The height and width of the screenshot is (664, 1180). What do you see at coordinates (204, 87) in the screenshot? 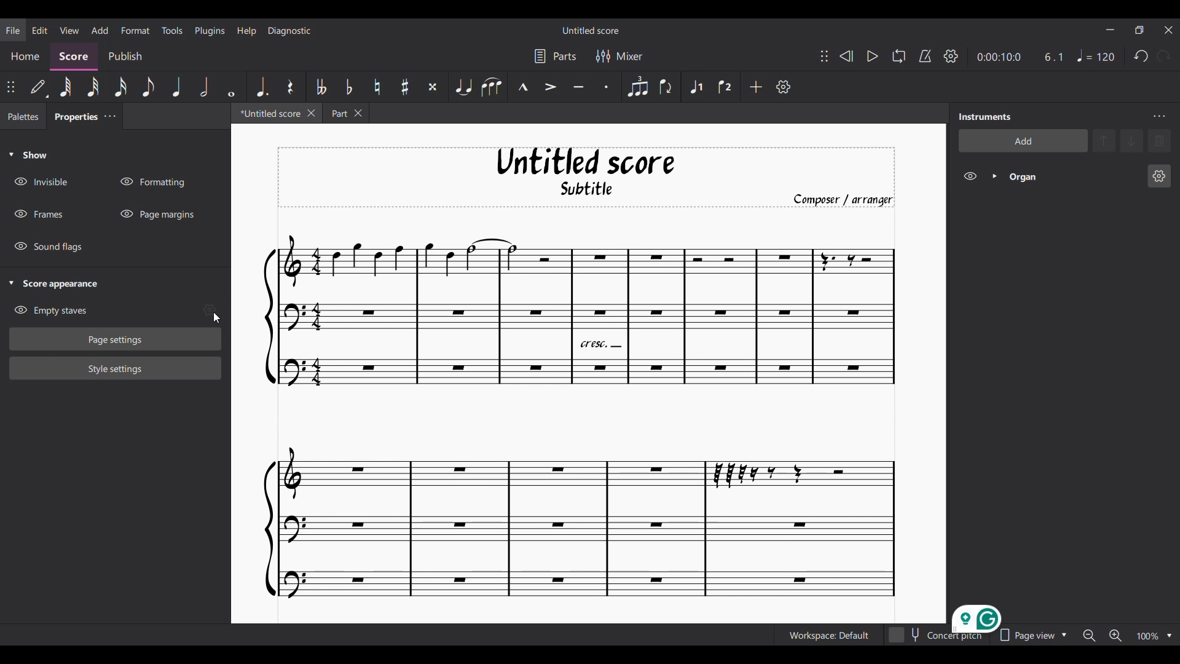
I see `Half note` at bounding box center [204, 87].